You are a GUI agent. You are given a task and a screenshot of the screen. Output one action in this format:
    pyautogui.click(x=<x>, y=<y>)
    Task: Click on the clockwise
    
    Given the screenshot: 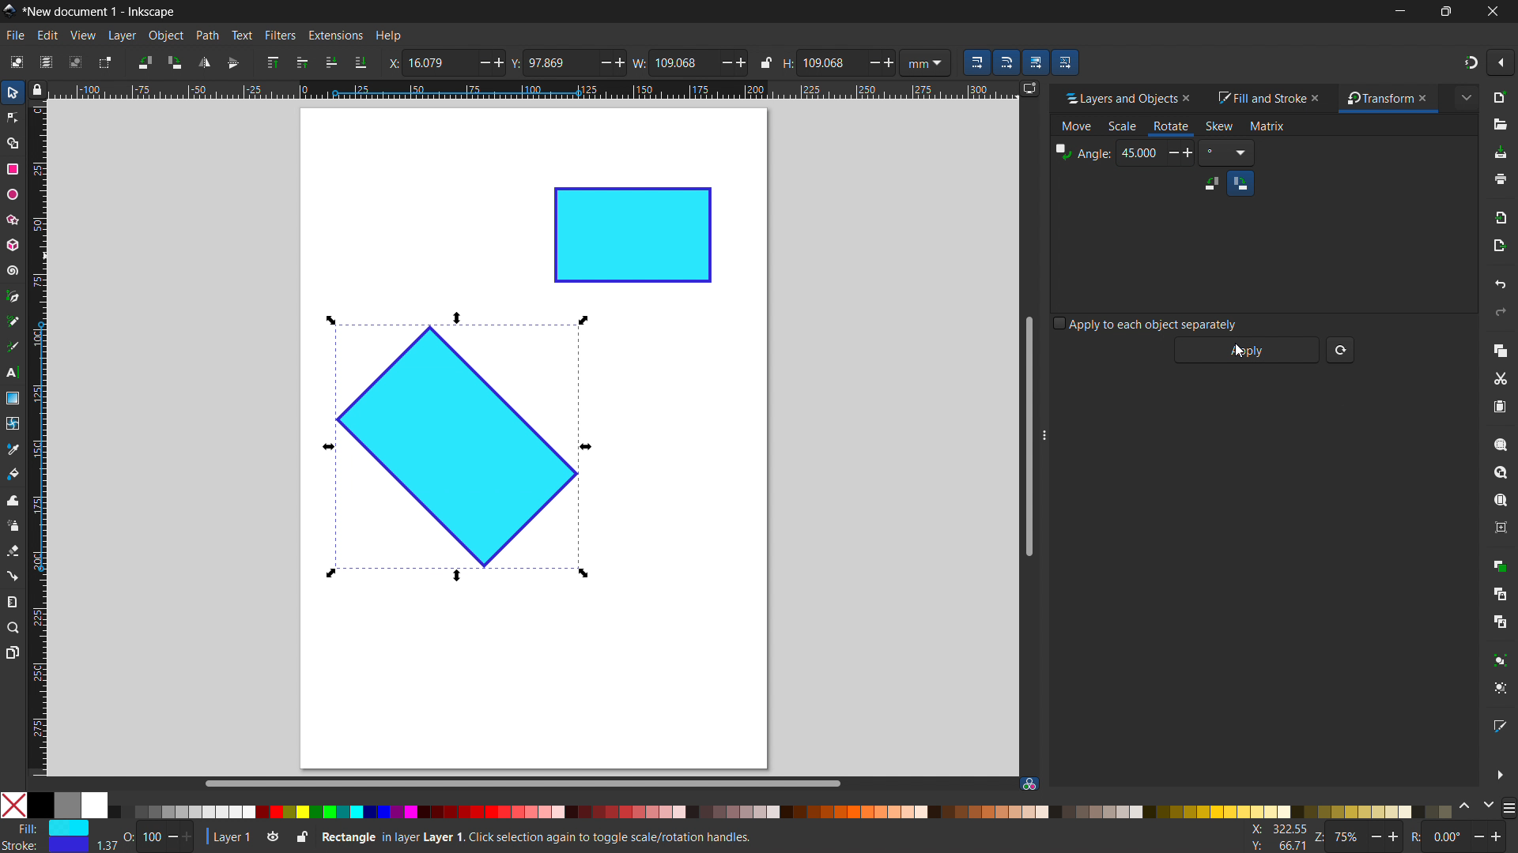 What is the action you would take?
    pyautogui.click(x=1240, y=182)
    